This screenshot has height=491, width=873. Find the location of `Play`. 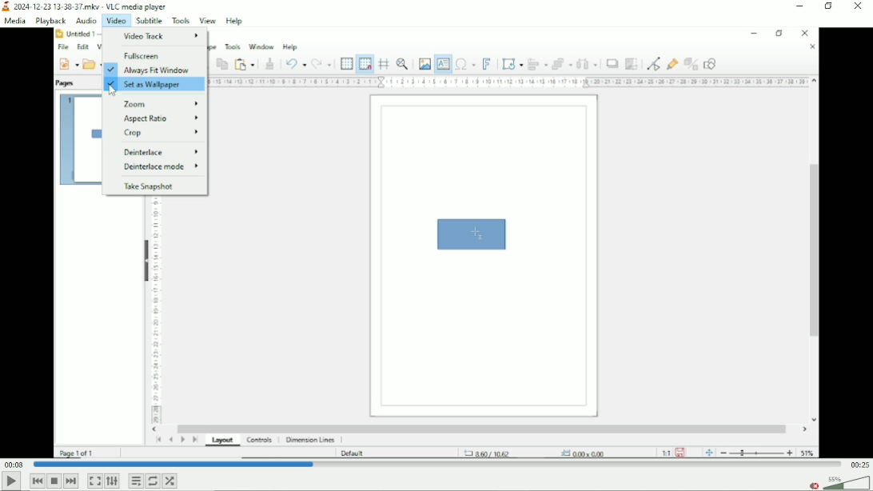

Play is located at coordinates (11, 482).